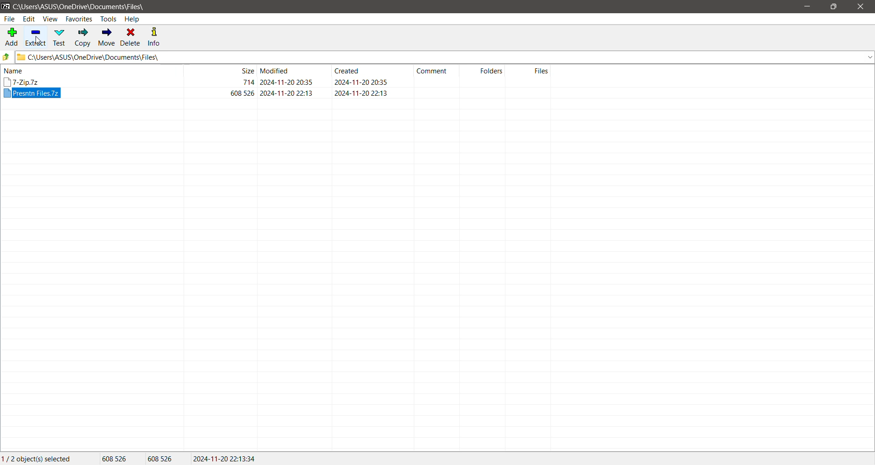  I want to click on View, so click(51, 19).